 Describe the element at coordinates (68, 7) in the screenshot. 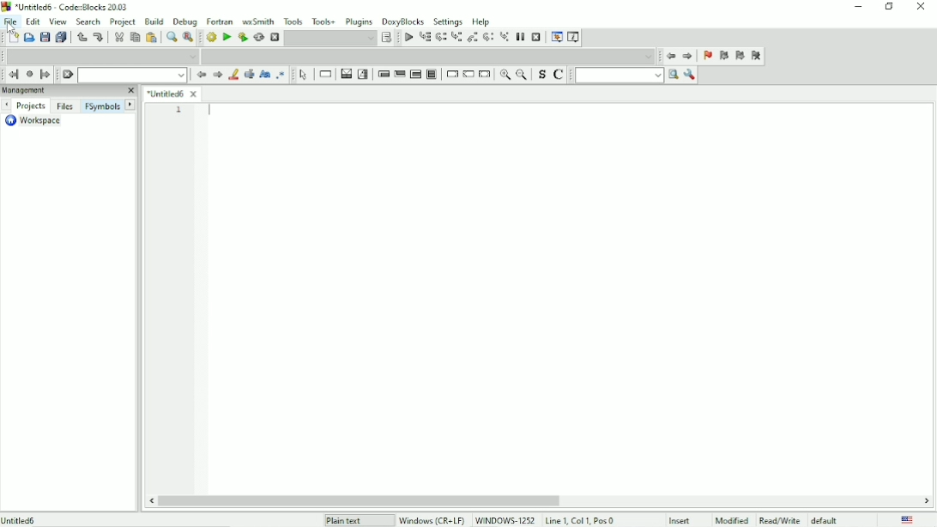

I see `Title` at that location.